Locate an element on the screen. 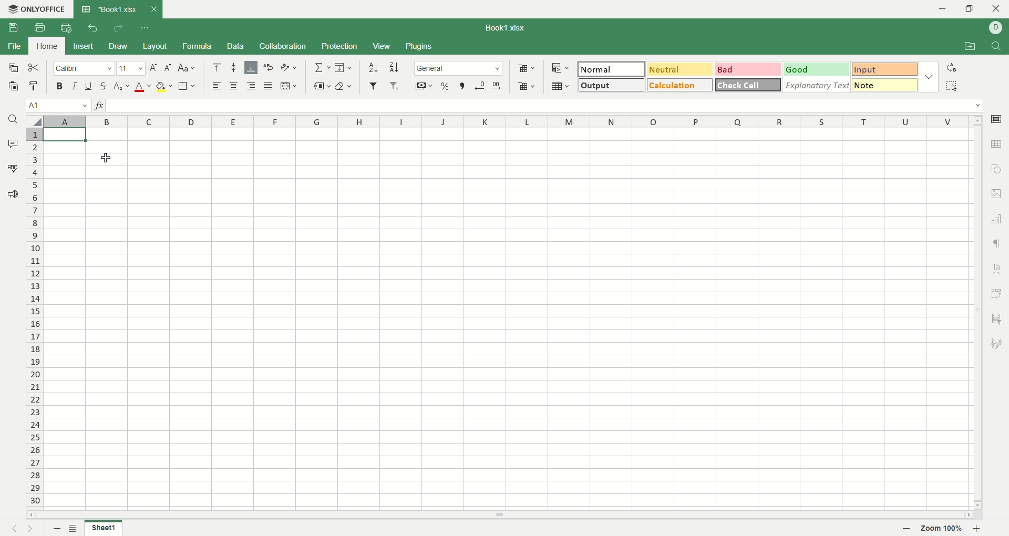 This screenshot has width=1009, height=536. insert is located at coordinates (81, 47).